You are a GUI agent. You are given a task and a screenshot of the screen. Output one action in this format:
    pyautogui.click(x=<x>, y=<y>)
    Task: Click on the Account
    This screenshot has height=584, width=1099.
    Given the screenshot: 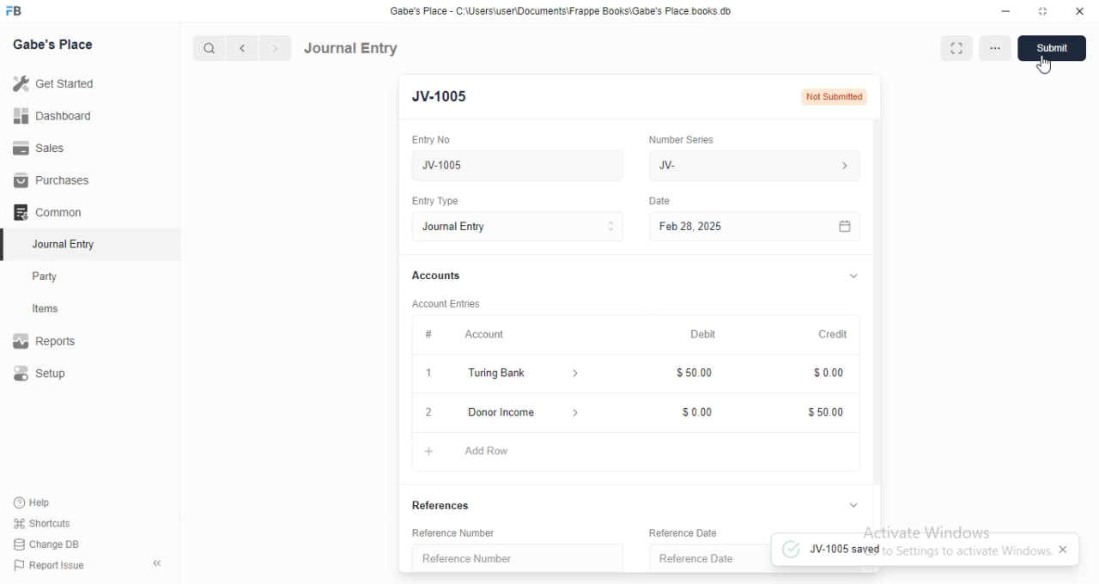 What is the action you would take?
    pyautogui.click(x=471, y=336)
    